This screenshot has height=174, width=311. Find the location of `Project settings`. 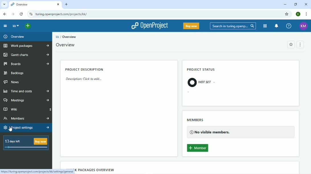

Project settings is located at coordinates (26, 128).